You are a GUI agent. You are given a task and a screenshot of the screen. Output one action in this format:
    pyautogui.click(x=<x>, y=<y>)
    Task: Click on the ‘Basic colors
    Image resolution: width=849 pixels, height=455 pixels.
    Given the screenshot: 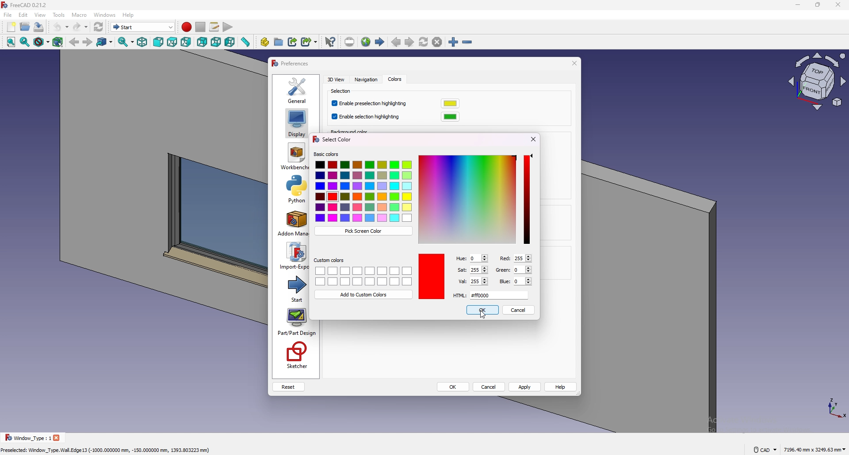 What is the action you would take?
    pyautogui.click(x=326, y=154)
    